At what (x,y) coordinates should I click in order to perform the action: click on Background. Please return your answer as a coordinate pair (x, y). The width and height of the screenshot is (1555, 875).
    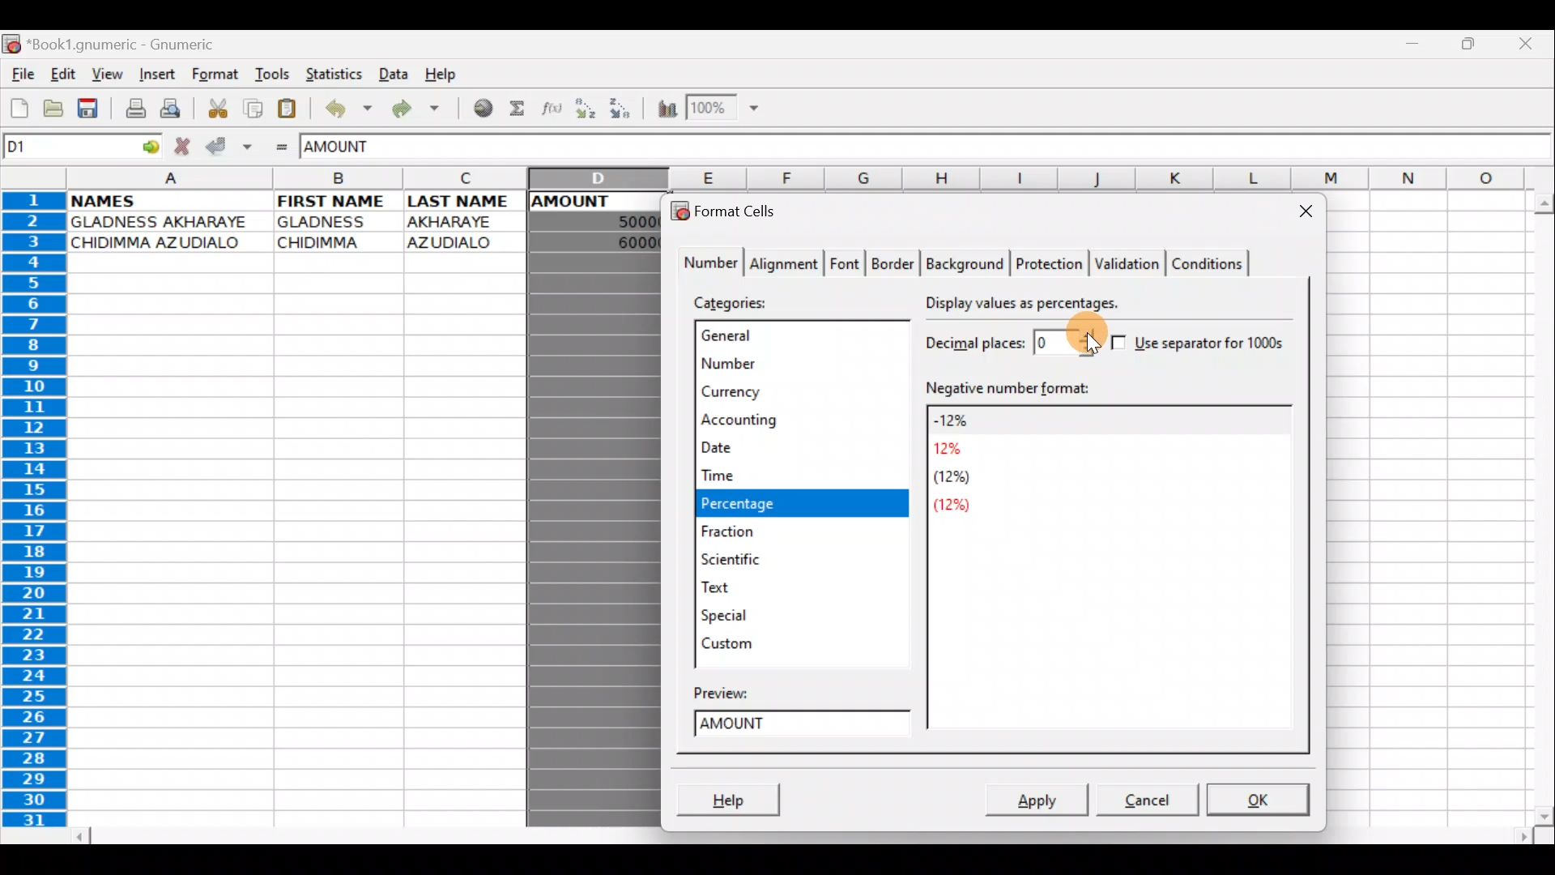
    Looking at the image, I should click on (964, 263).